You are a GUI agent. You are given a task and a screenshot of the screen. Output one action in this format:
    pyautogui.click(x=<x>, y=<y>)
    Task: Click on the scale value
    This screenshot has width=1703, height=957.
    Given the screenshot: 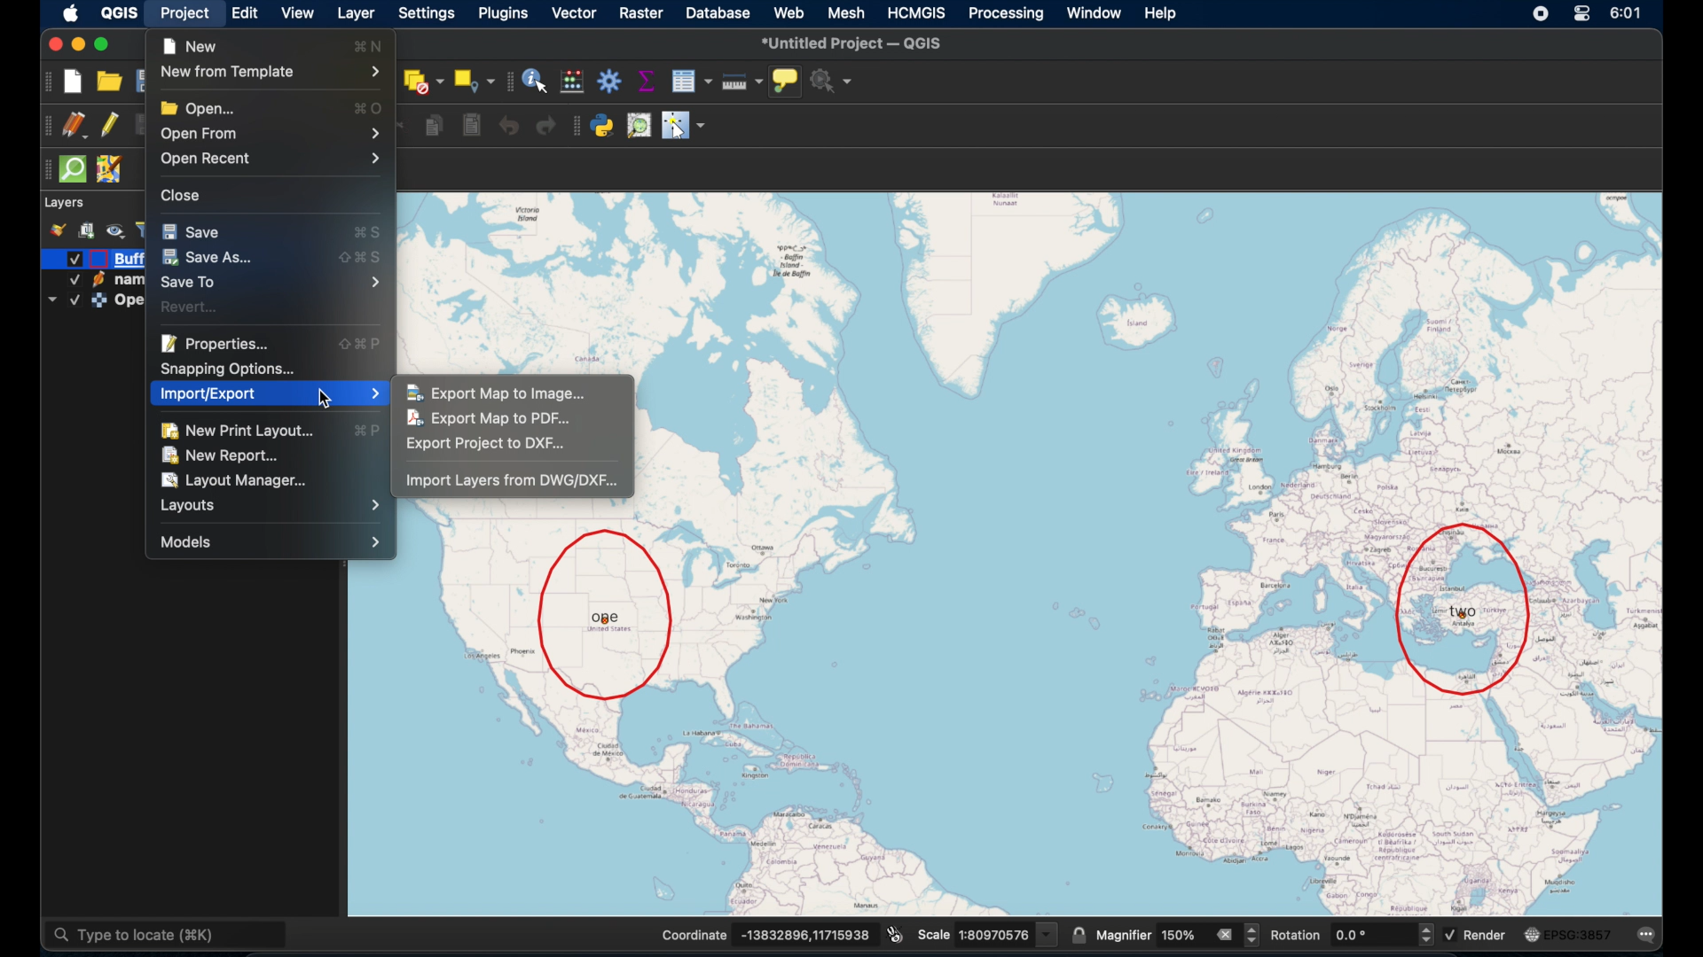 What is the action you would take?
    pyautogui.click(x=1008, y=932)
    